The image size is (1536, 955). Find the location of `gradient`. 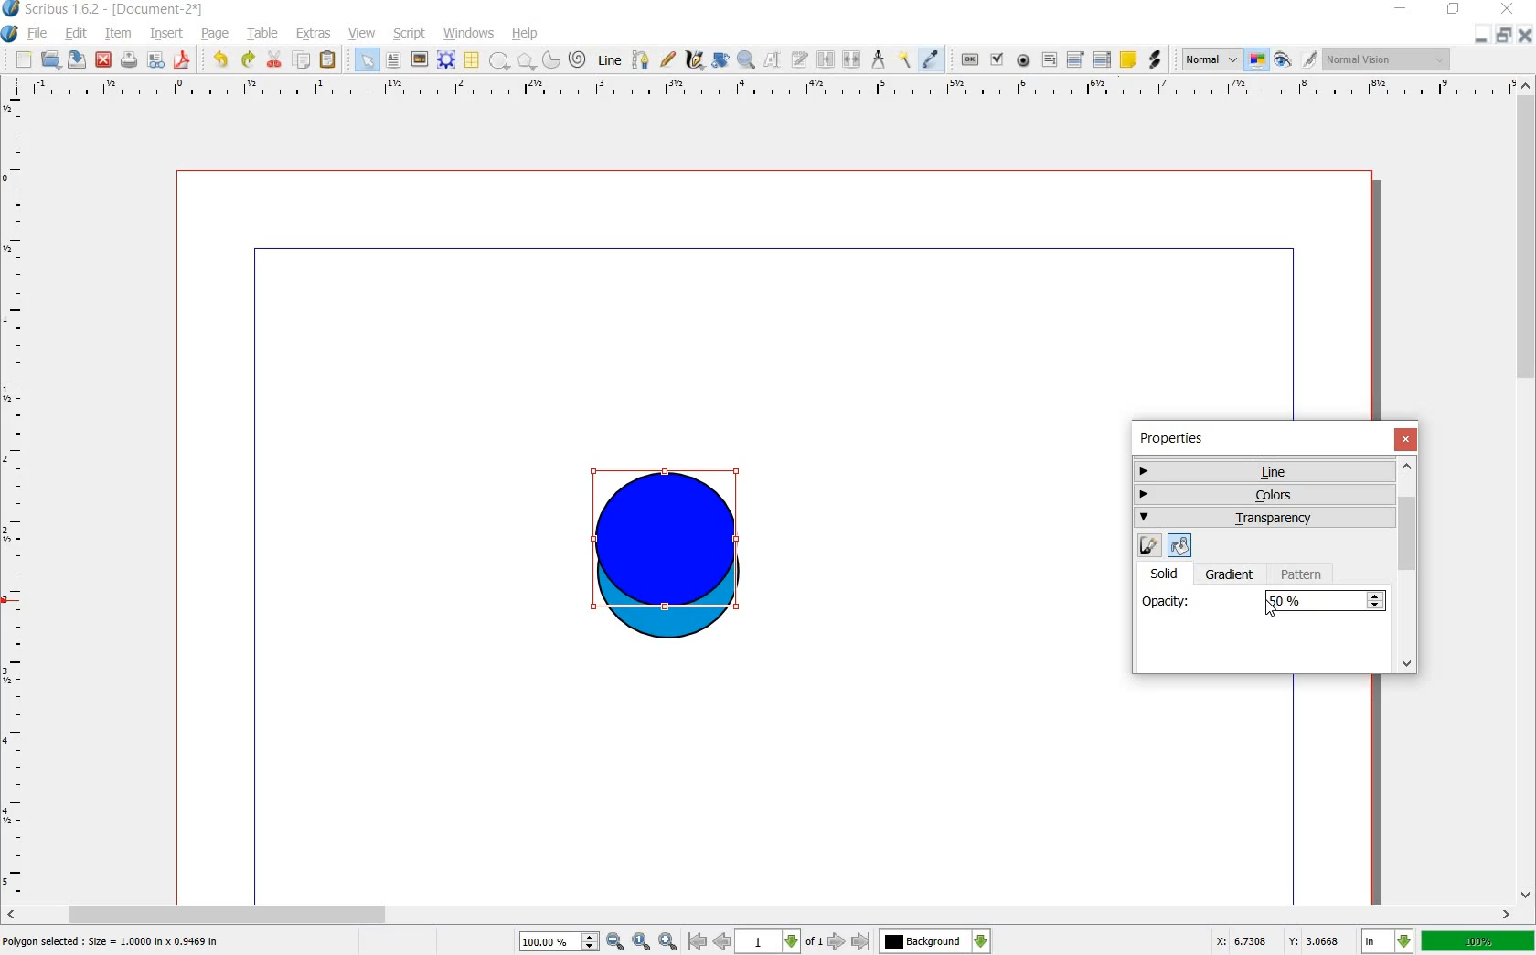

gradient is located at coordinates (1231, 575).